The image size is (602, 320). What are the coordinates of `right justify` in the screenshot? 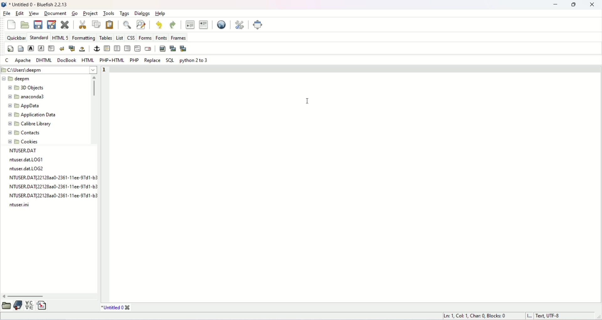 It's located at (127, 49).